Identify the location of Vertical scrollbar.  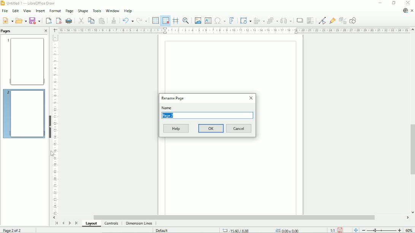
(411, 150).